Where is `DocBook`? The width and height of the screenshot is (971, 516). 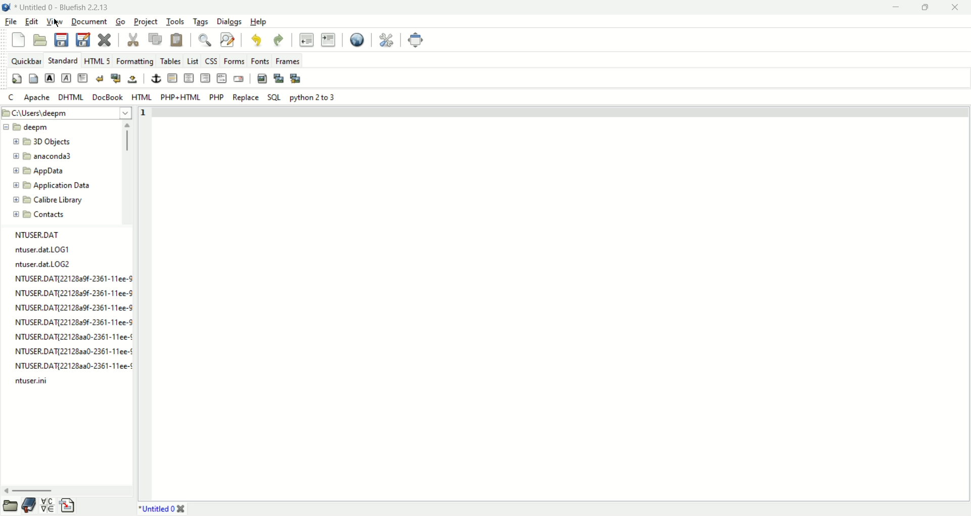
DocBook is located at coordinates (108, 99).